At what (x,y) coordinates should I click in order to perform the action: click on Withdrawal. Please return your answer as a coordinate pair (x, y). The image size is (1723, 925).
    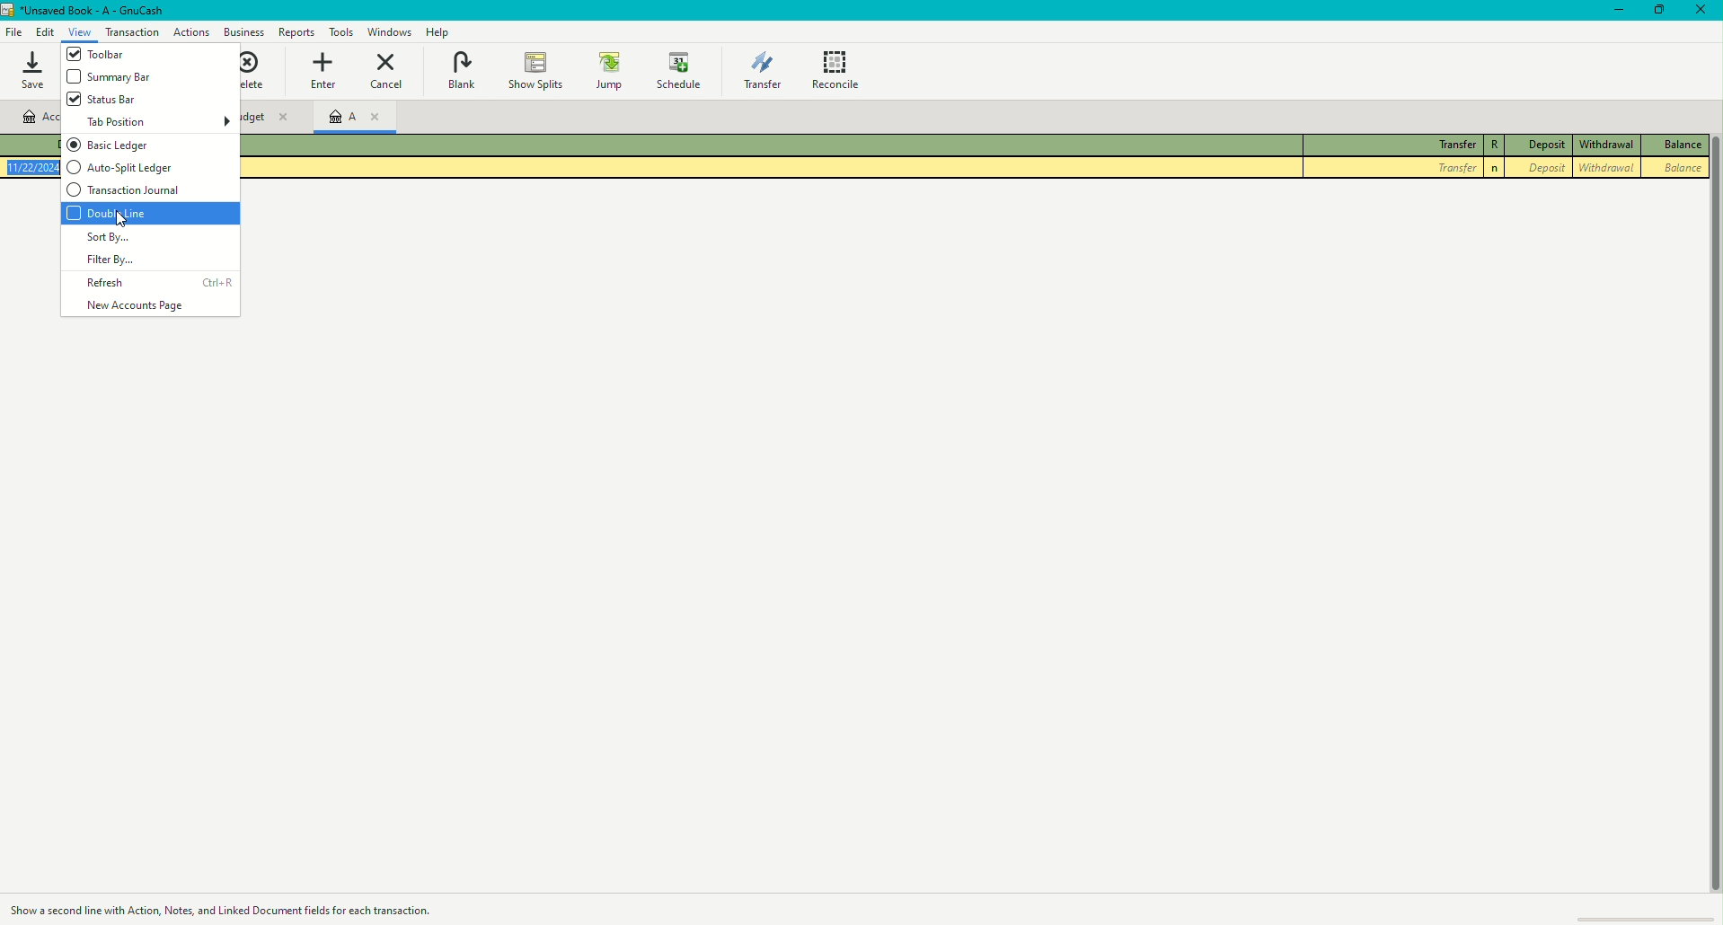
    Looking at the image, I should click on (1609, 144).